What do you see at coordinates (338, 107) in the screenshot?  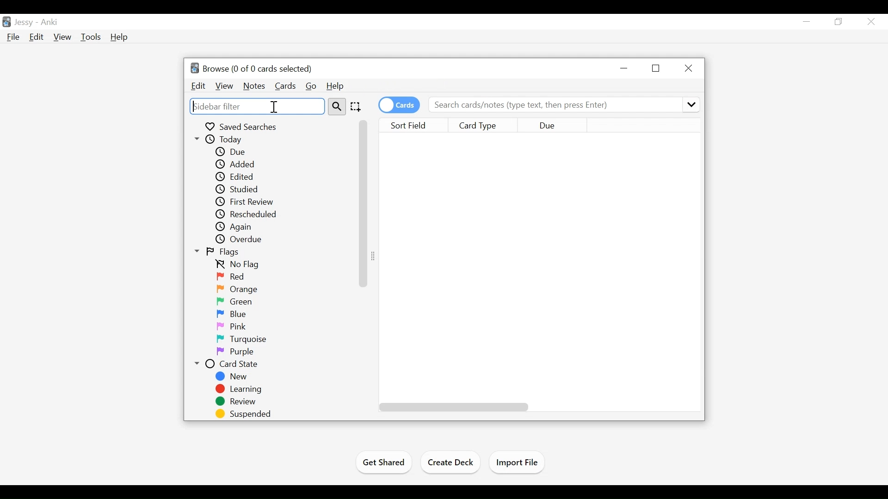 I see `Search tool` at bounding box center [338, 107].